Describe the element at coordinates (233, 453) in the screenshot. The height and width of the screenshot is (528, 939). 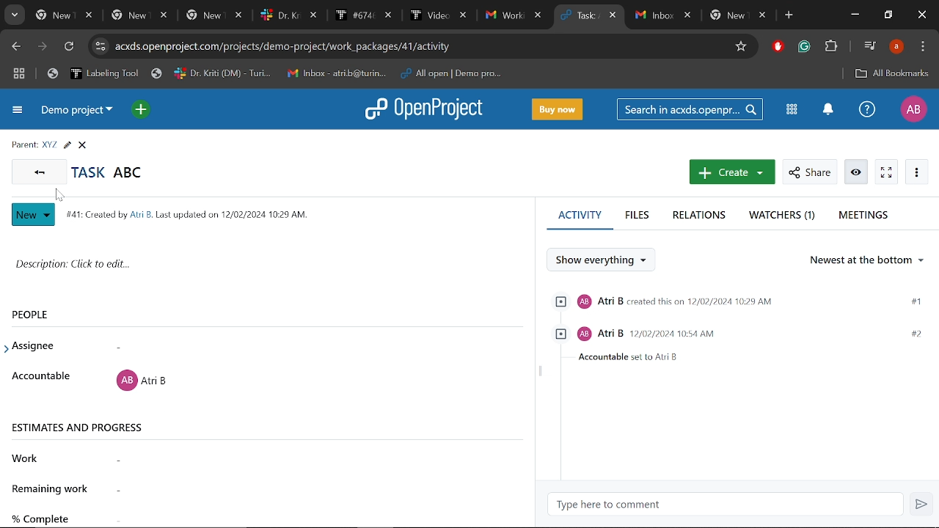
I see `Work` at that location.